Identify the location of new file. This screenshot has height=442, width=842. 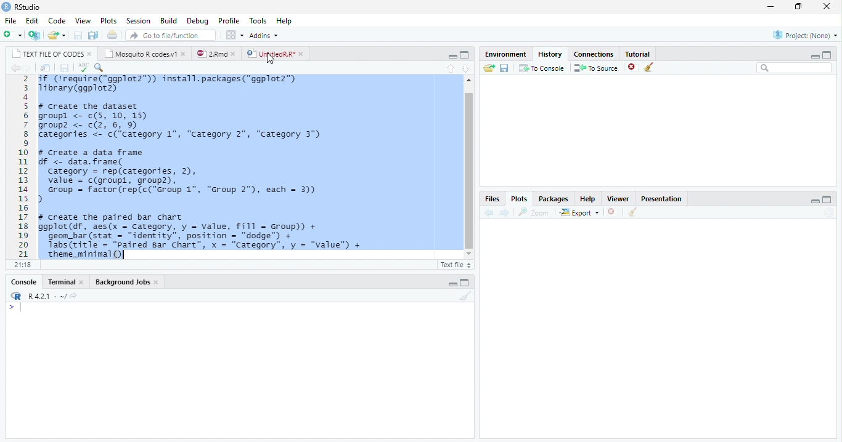
(12, 34).